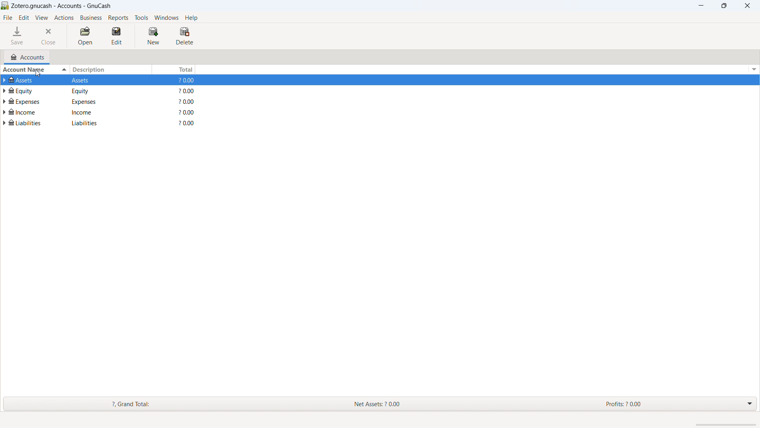 The image size is (760, 428). What do you see at coordinates (108, 80) in the screenshot?
I see `account details of assets` at bounding box center [108, 80].